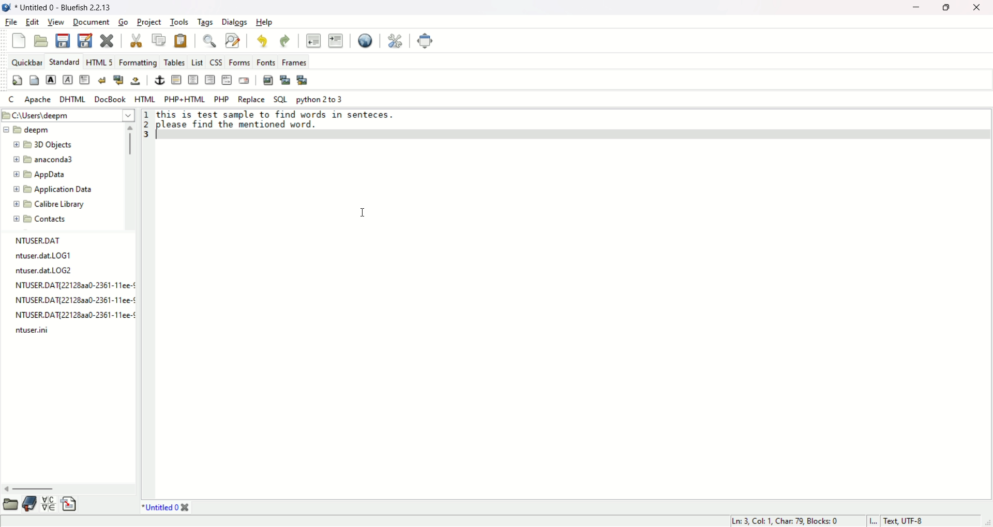 The image size is (993, 527). What do you see at coordinates (136, 40) in the screenshot?
I see `cut` at bounding box center [136, 40].